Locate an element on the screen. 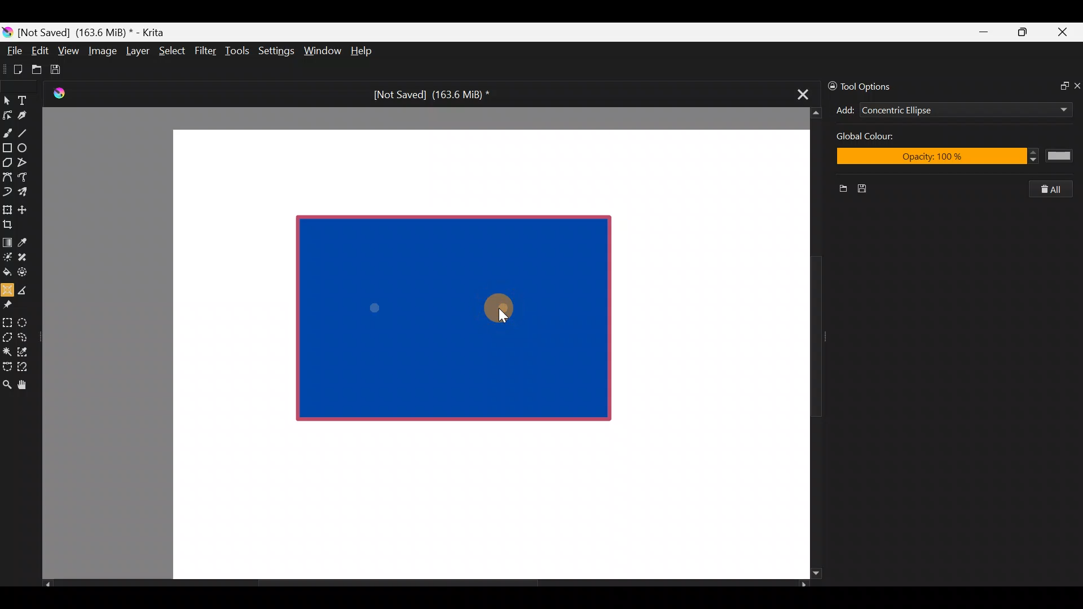 This screenshot has width=1083, height=609. Open an existing document is located at coordinates (37, 71).